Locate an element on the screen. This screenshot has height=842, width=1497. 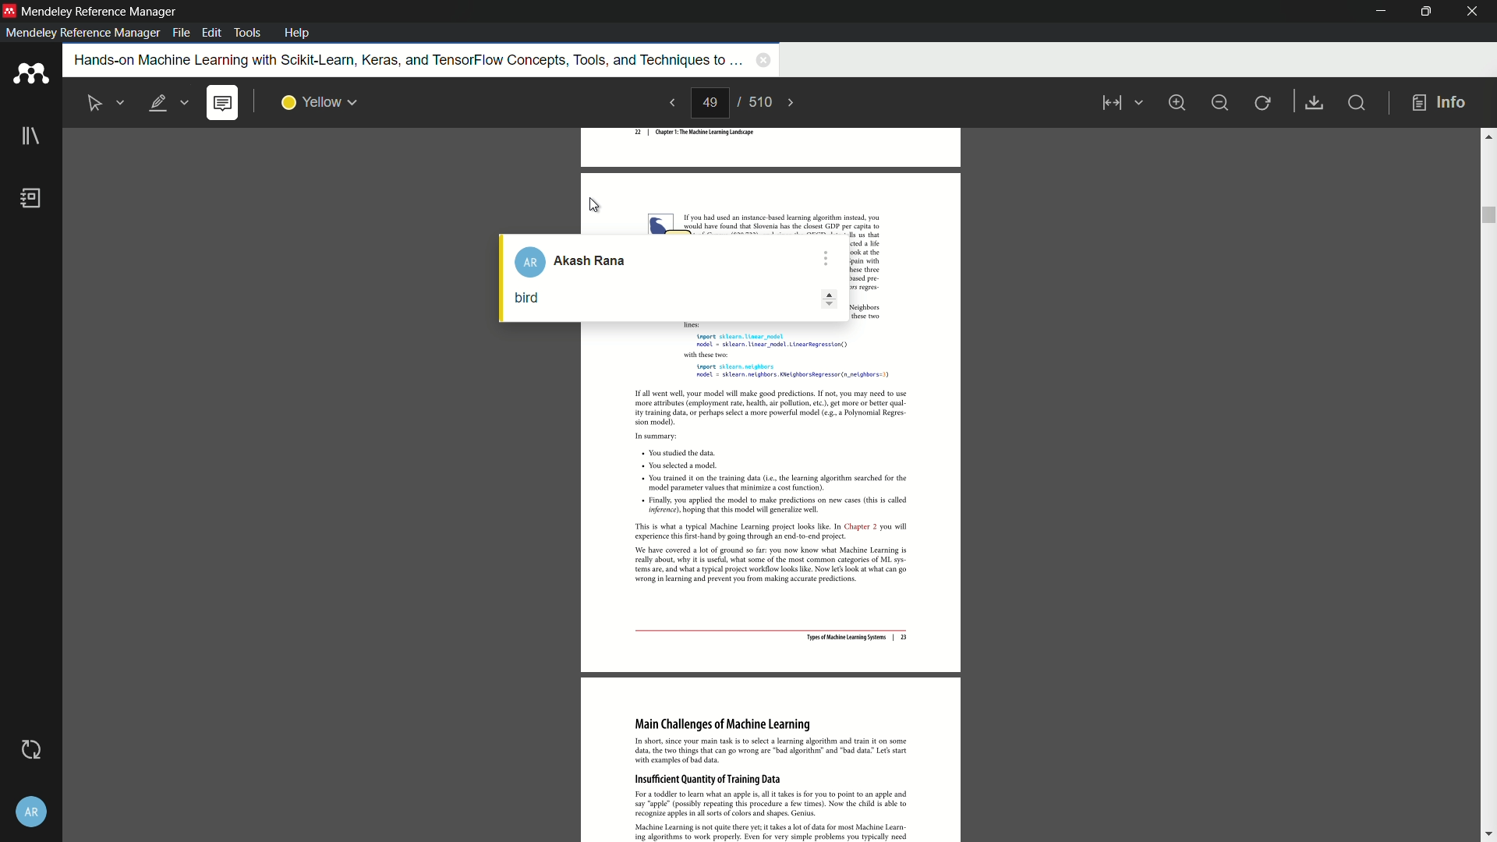
scroll bar is located at coordinates (1488, 484).